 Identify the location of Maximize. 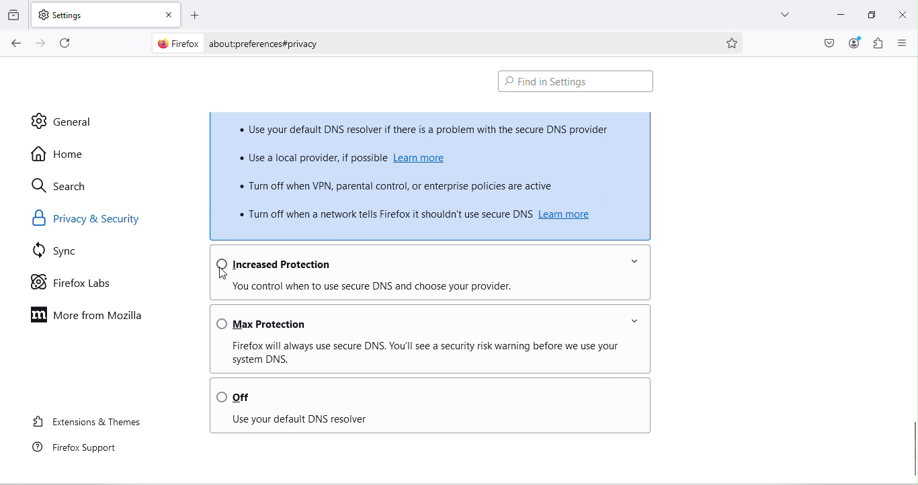
(870, 15).